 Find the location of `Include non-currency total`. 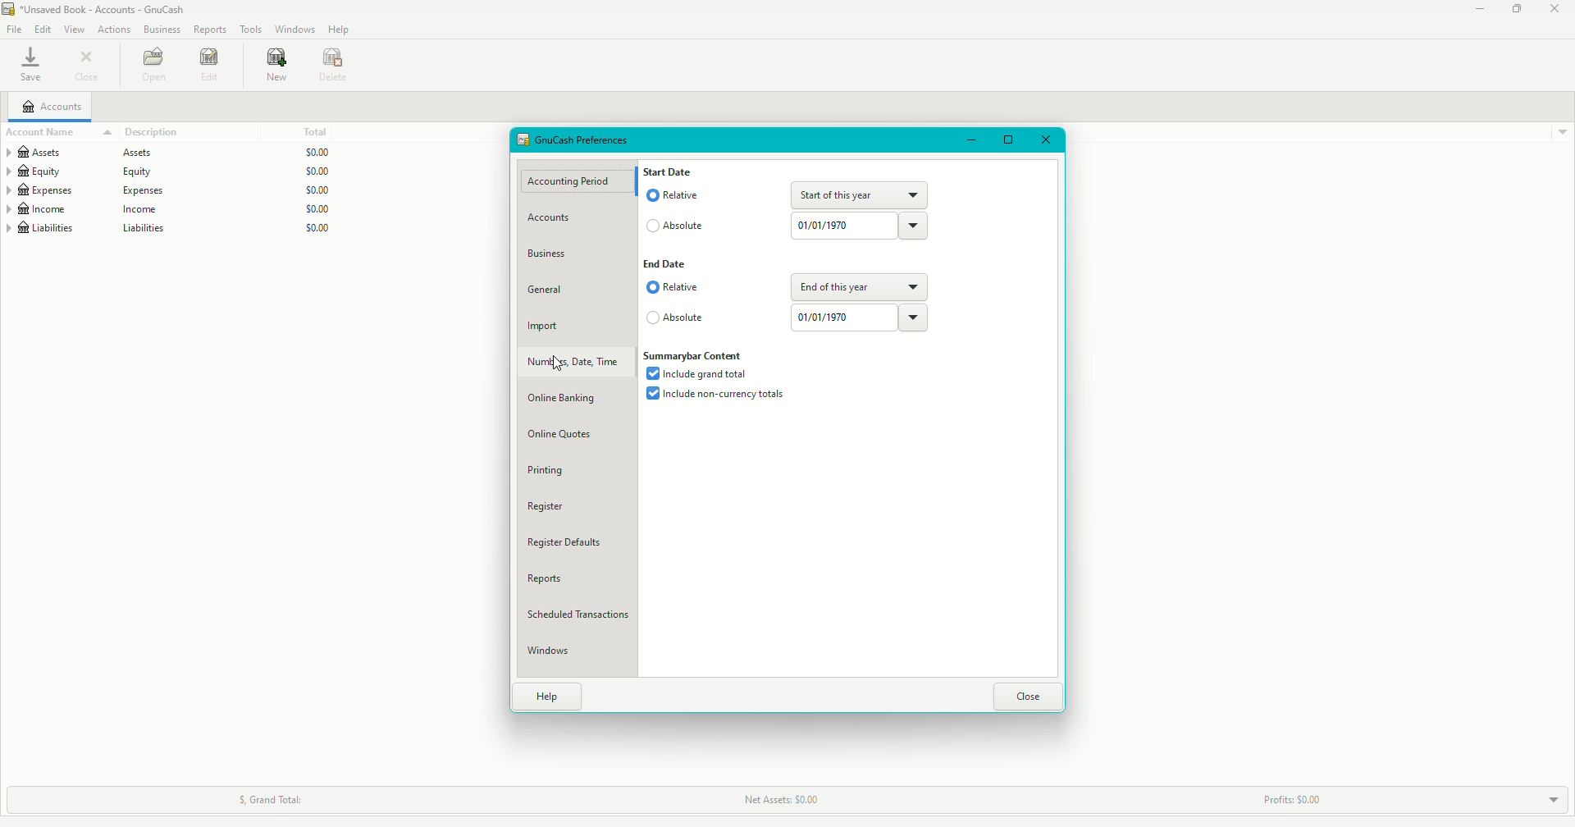

Include non-currency total is located at coordinates (716, 397).